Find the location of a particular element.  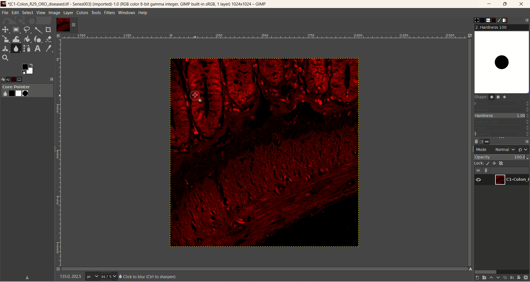

help is located at coordinates (143, 13).